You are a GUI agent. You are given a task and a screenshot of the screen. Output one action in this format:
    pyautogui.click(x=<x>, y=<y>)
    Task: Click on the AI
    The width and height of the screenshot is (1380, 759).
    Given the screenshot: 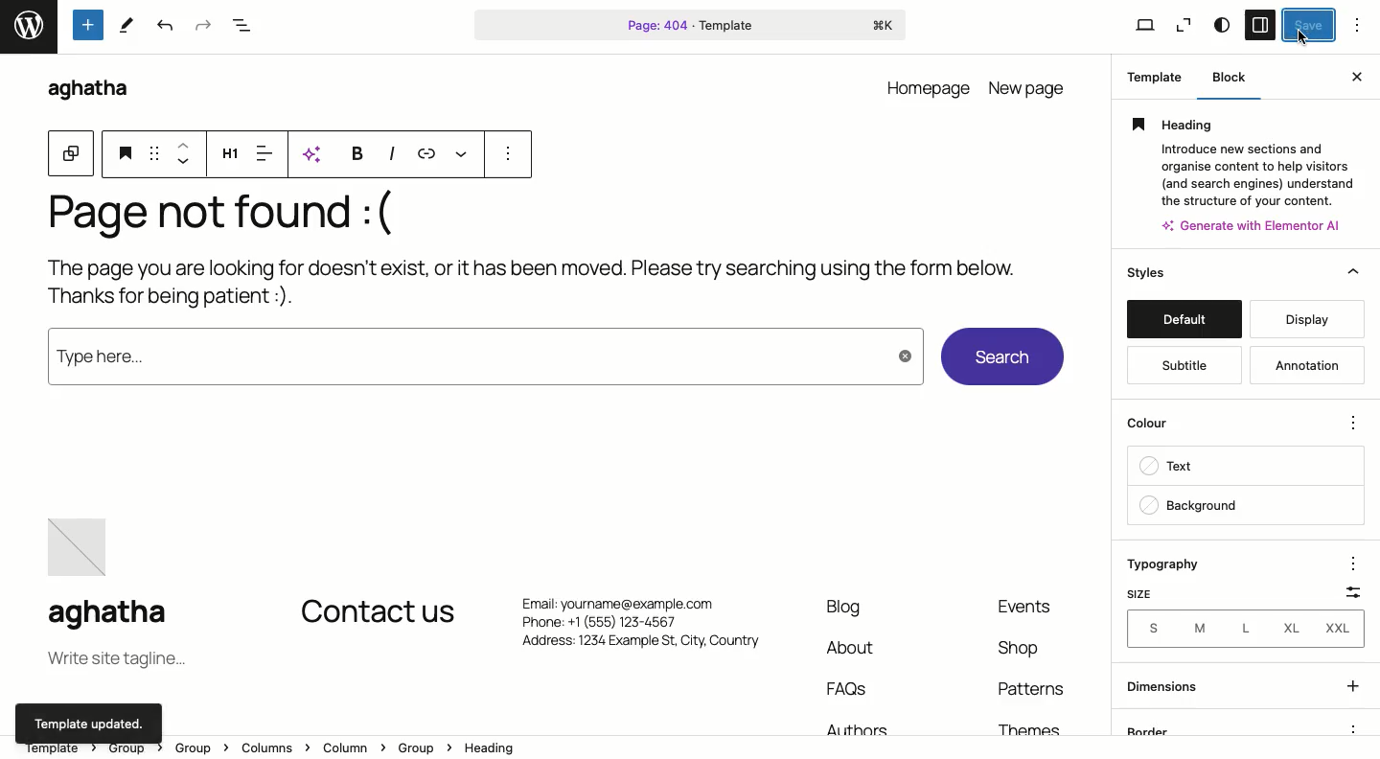 What is the action you would take?
    pyautogui.click(x=313, y=153)
    